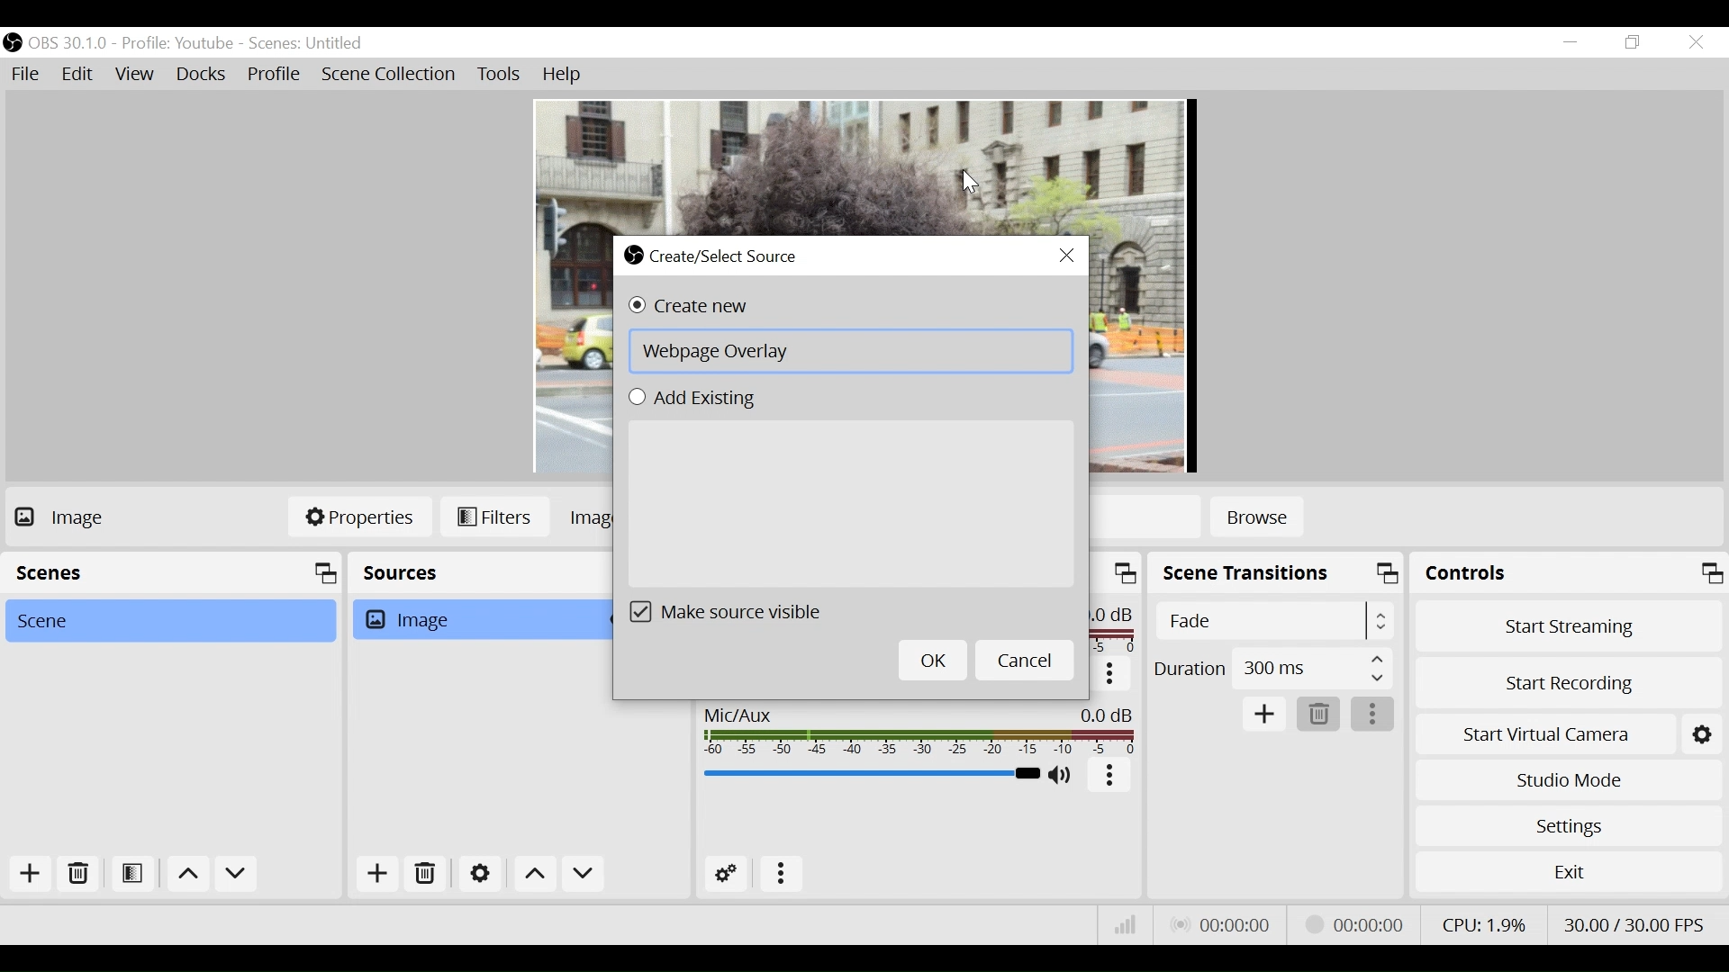 Image resolution: width=1729 pixels, height=972 pixels. What do you see at coordinates (1354, 924) in the screenshot?
I see `Recording Status` at bounding box center [1354, 924].